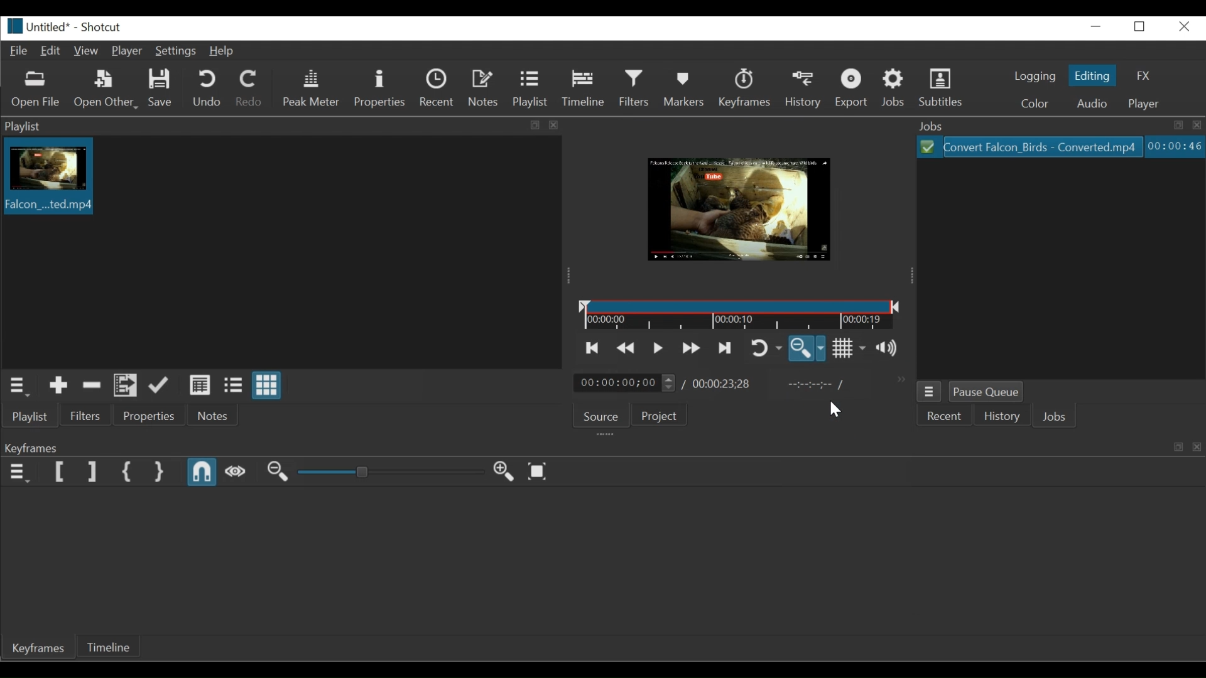 The width and height of the screenshot is (1206, 678). Describe the element at coordinates (37, 647) in the screenshot. I see `Keyframes` at that location.